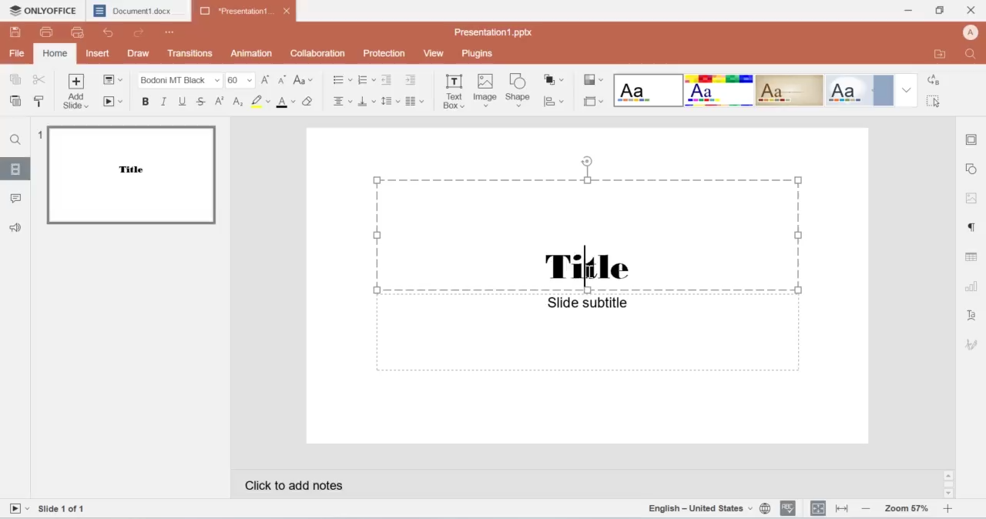  What do you see at coordinates (972, 32) in the screenshot?
I see `account` at bounding box center [972, 32].